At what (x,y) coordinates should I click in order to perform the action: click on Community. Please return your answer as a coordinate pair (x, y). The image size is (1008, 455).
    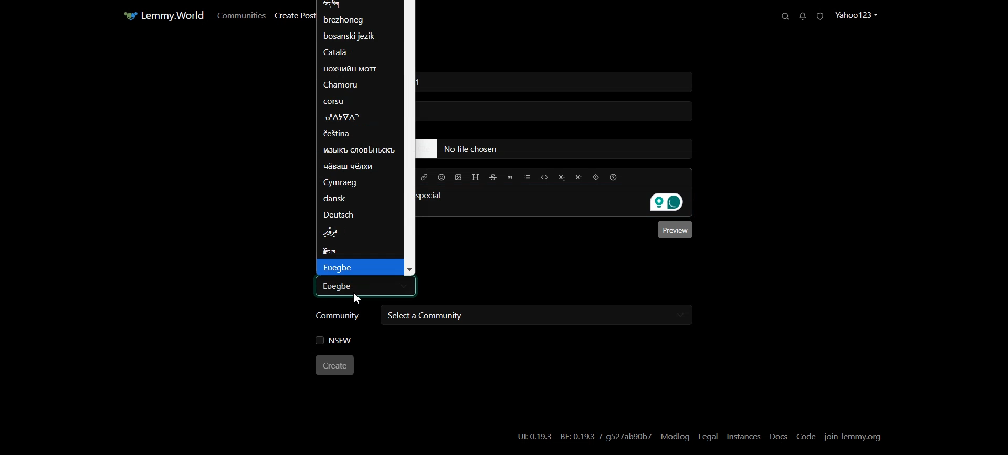
    Looking at the image, I should click on (338, 317).